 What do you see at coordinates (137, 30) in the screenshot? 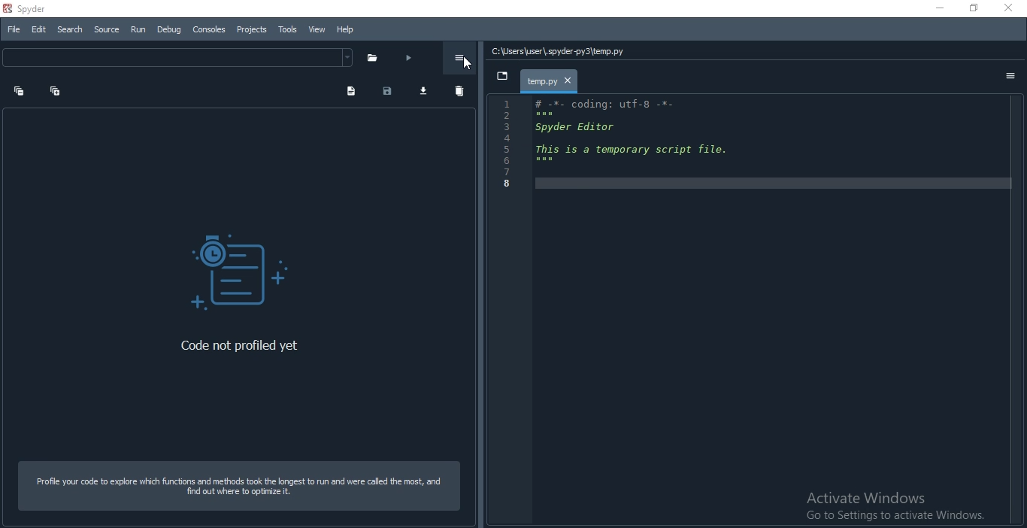
I see `Run` at bounding box center [137, 30].